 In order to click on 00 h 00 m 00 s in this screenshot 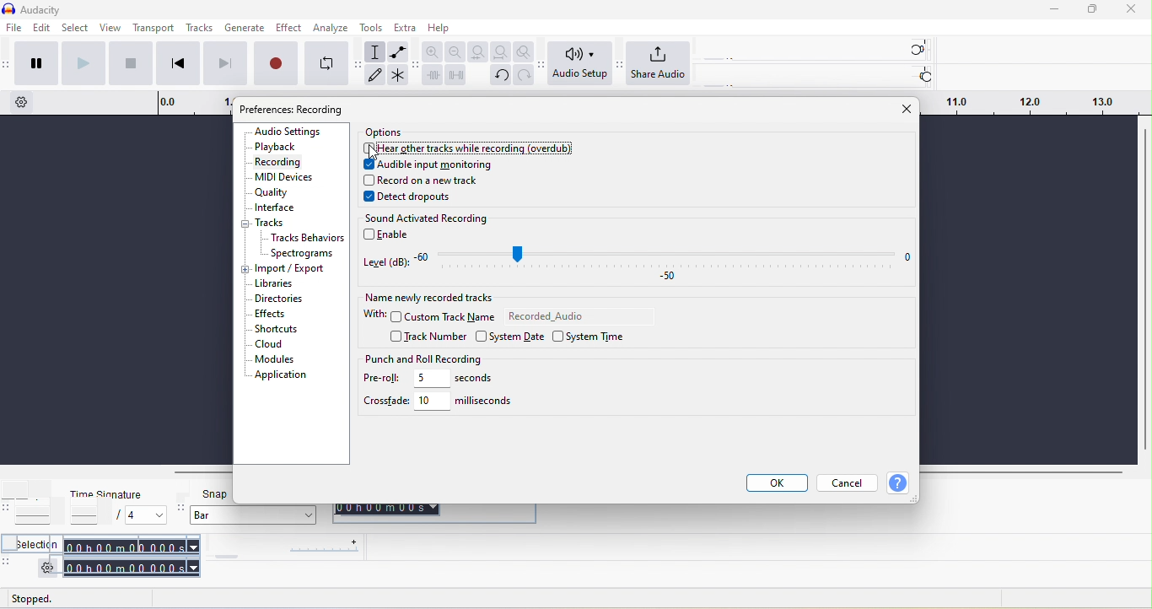, I will do `click(439, 515)`.